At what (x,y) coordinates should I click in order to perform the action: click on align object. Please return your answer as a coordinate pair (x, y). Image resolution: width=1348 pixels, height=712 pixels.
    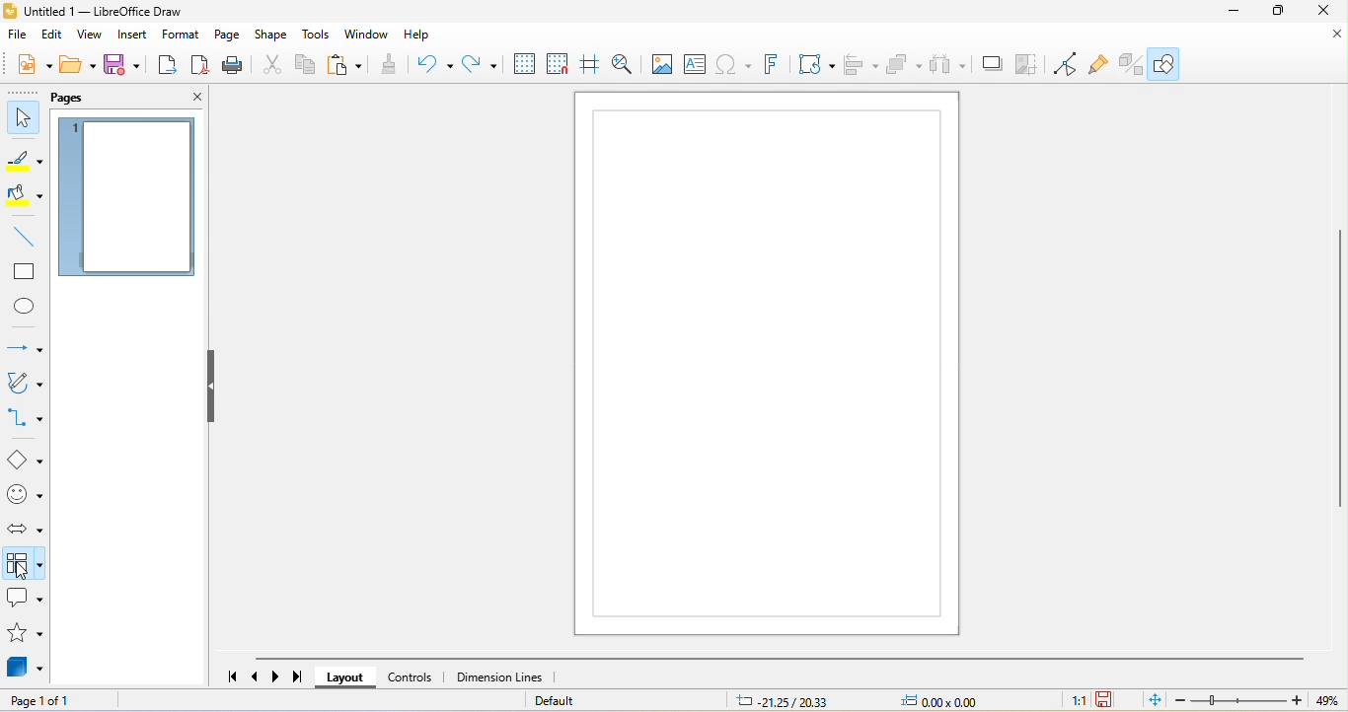
    Looking at the image, I should click on (859, 65).